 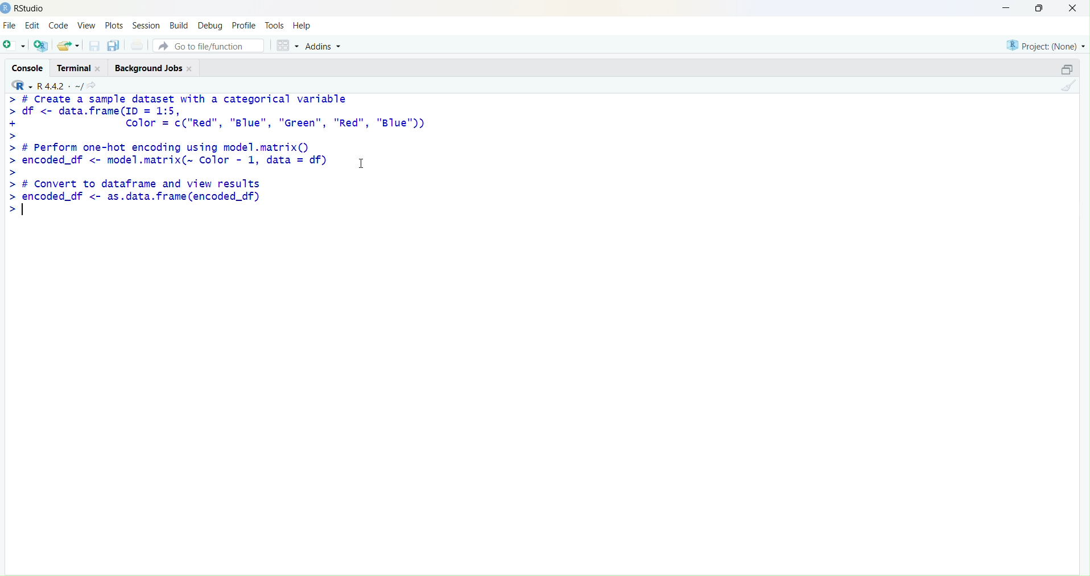 What do you see at coordinates (147, 26) in the screenshot?
I see `session` at bounding box center [147, 26].